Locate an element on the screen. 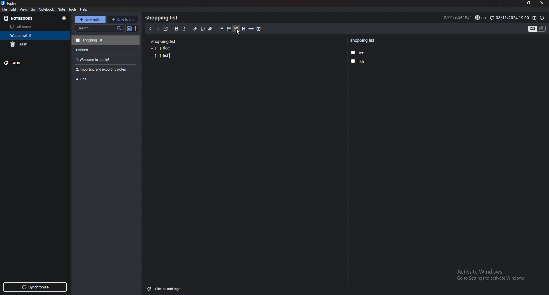  Shopping list is located at coordinates (164, 41).